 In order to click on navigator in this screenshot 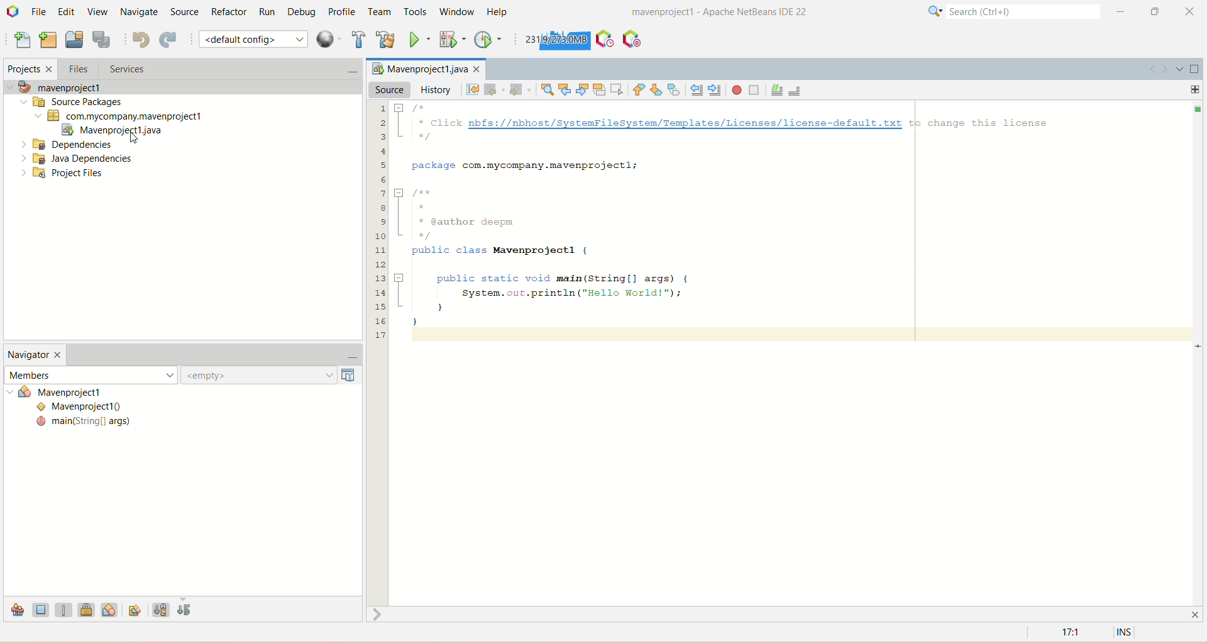, I will do `click(35, 356)`.